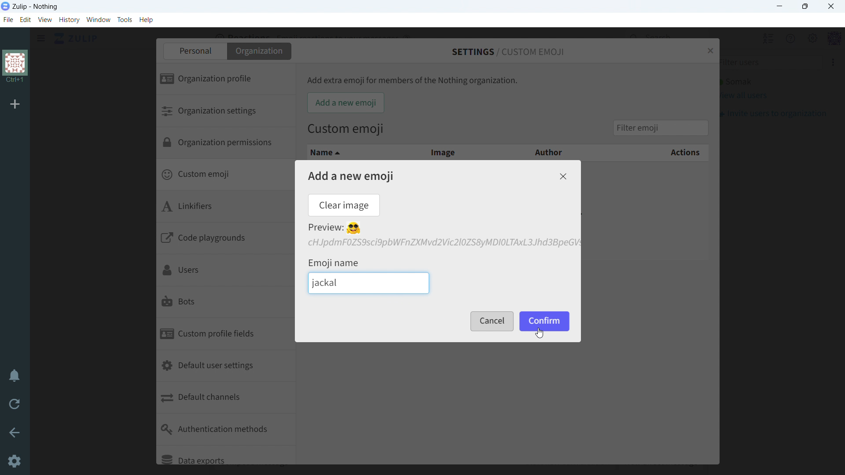  I want to click on go back, so click(14, 432).